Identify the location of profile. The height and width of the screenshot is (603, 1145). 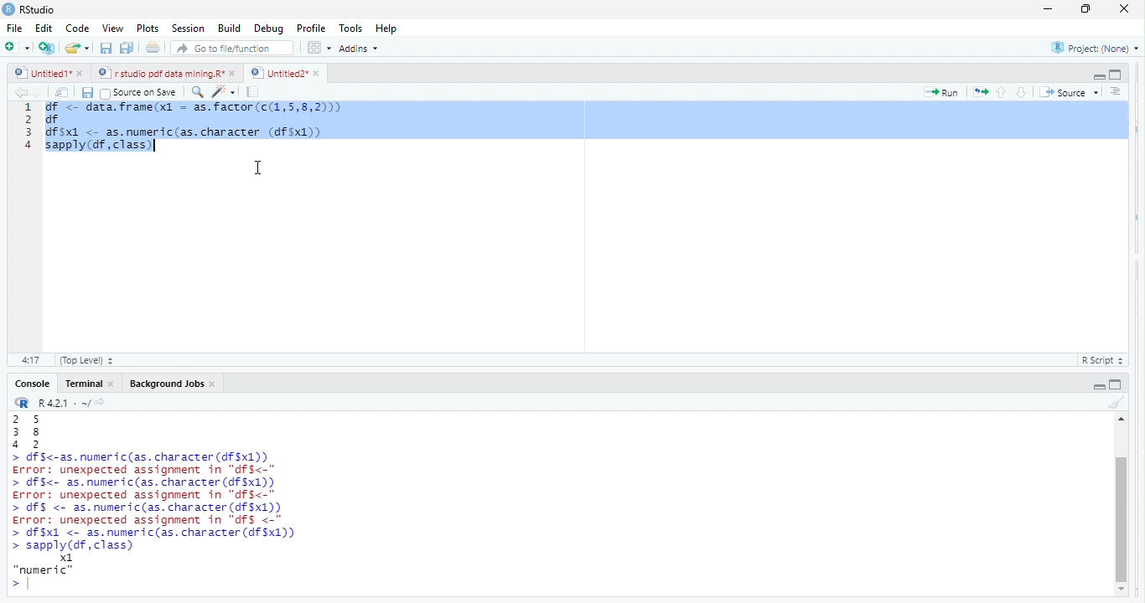
(310, 27).